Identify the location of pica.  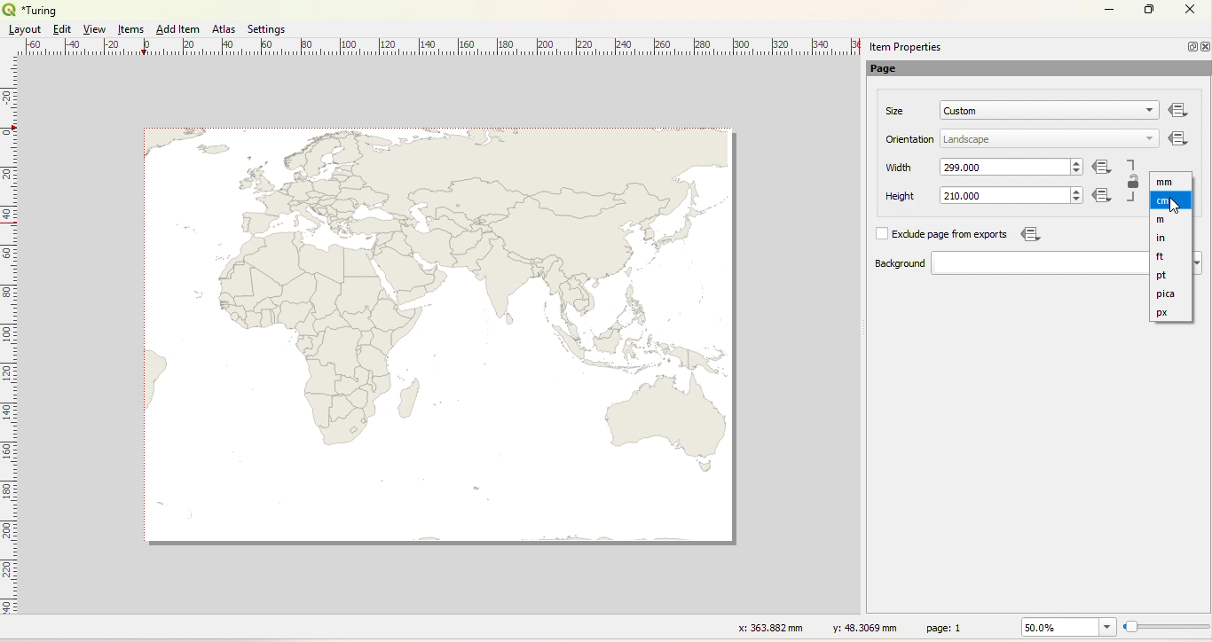
(1165, 296).